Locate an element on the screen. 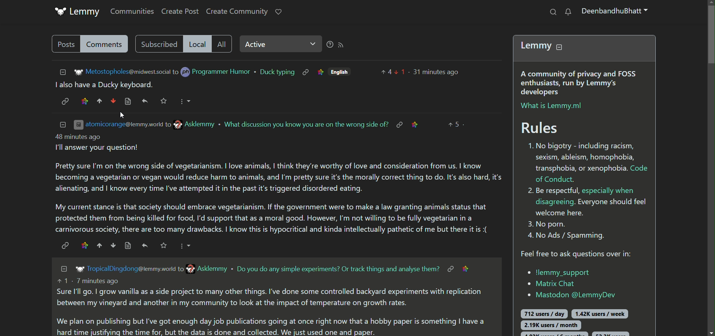 The width and height of the screenshot is (715, 336). signal is located at coordinates (338, 44).